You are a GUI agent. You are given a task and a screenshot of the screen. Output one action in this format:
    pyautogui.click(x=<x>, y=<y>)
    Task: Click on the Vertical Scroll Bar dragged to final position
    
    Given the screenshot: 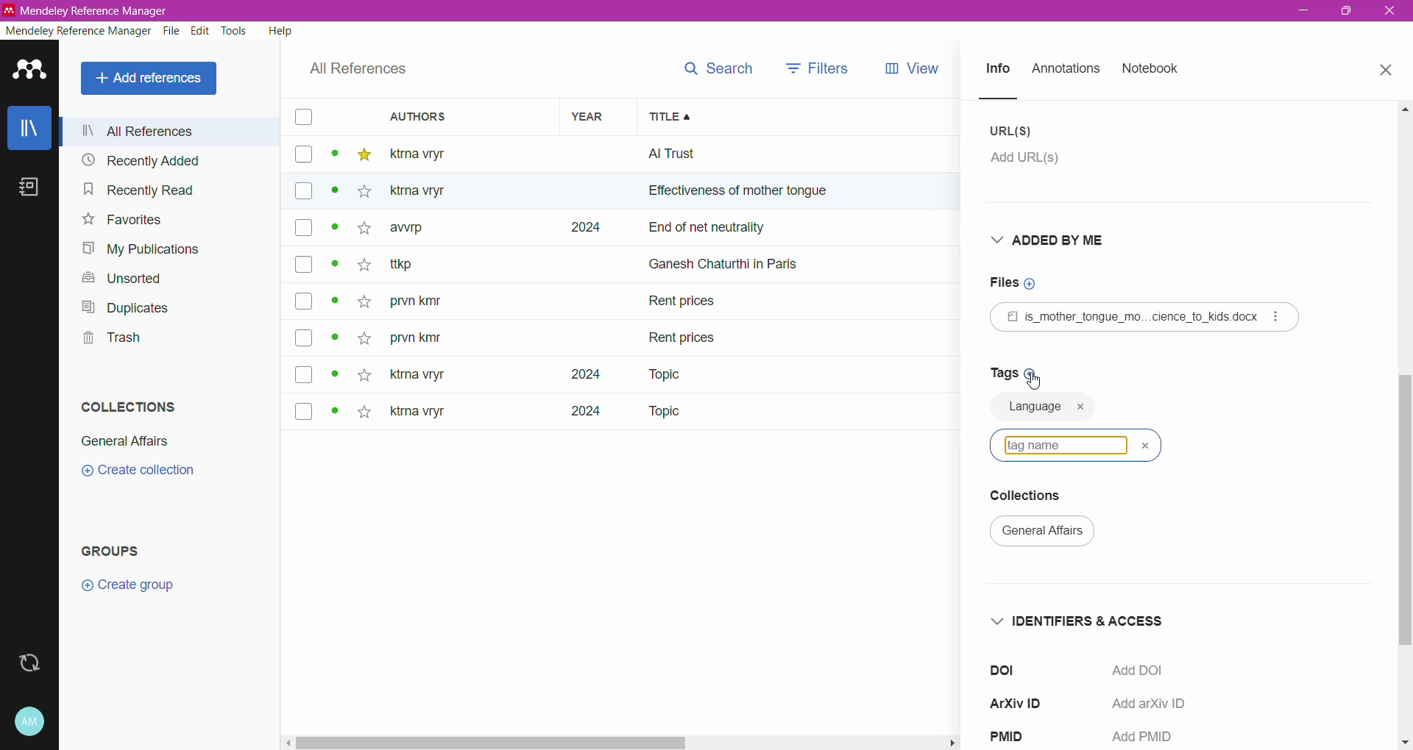 What is the action you would take?
    pyautogui.click(x=1404, y=425)
    